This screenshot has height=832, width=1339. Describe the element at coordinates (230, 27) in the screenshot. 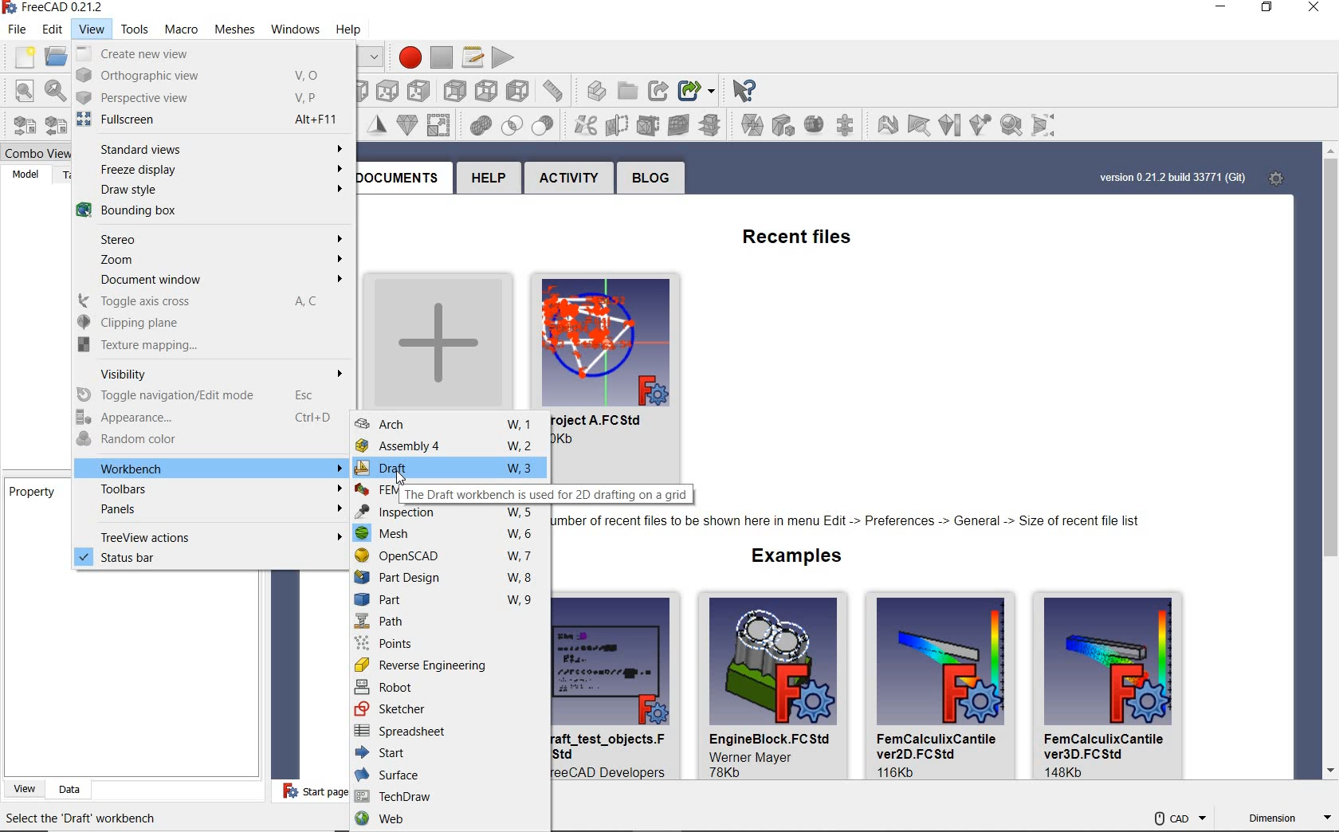

I see `meshes` at that location.